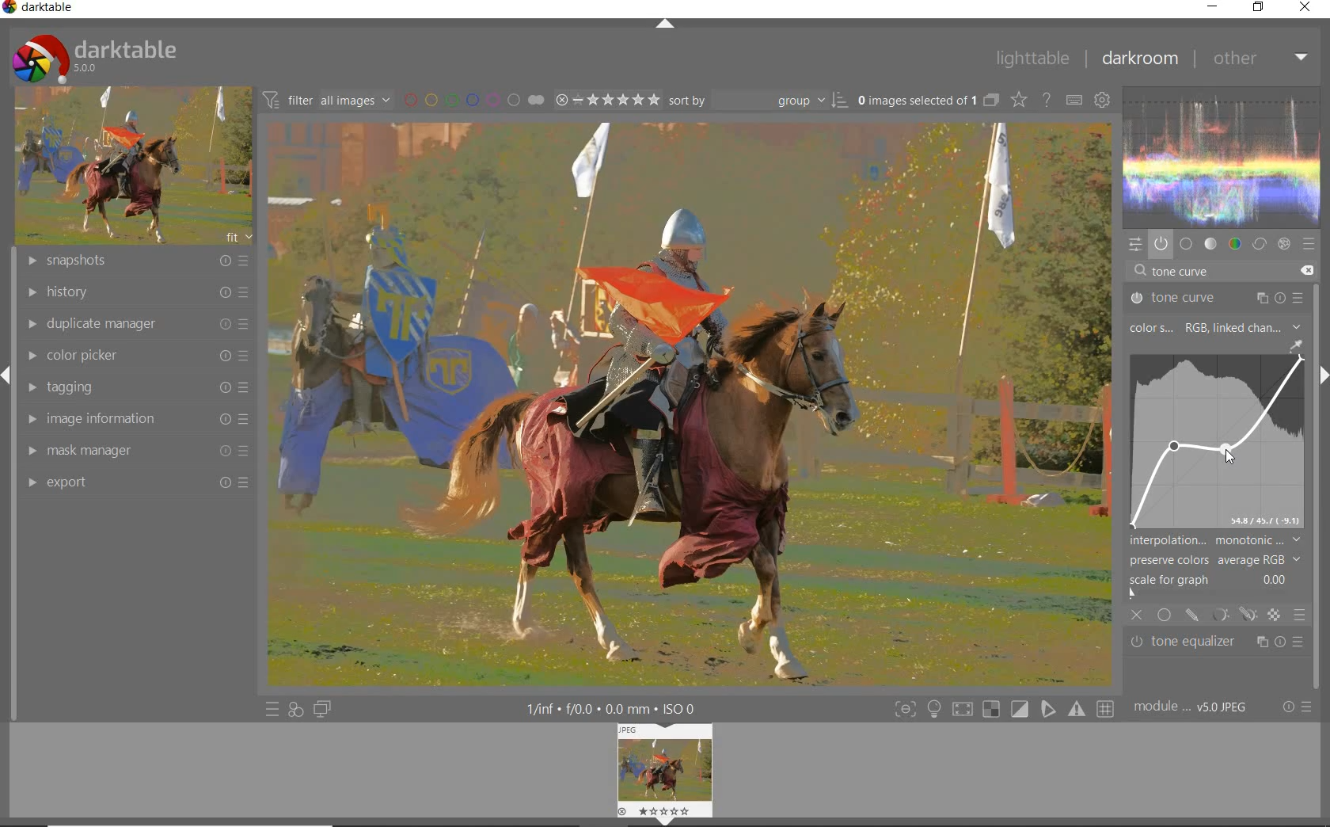 Image resolution: width=1330 pixels, height=827 pixels. What do you see at coordinates (1047, 102) in the screenshot?
I see `enable for online help` at bounding box center [1047, 102].